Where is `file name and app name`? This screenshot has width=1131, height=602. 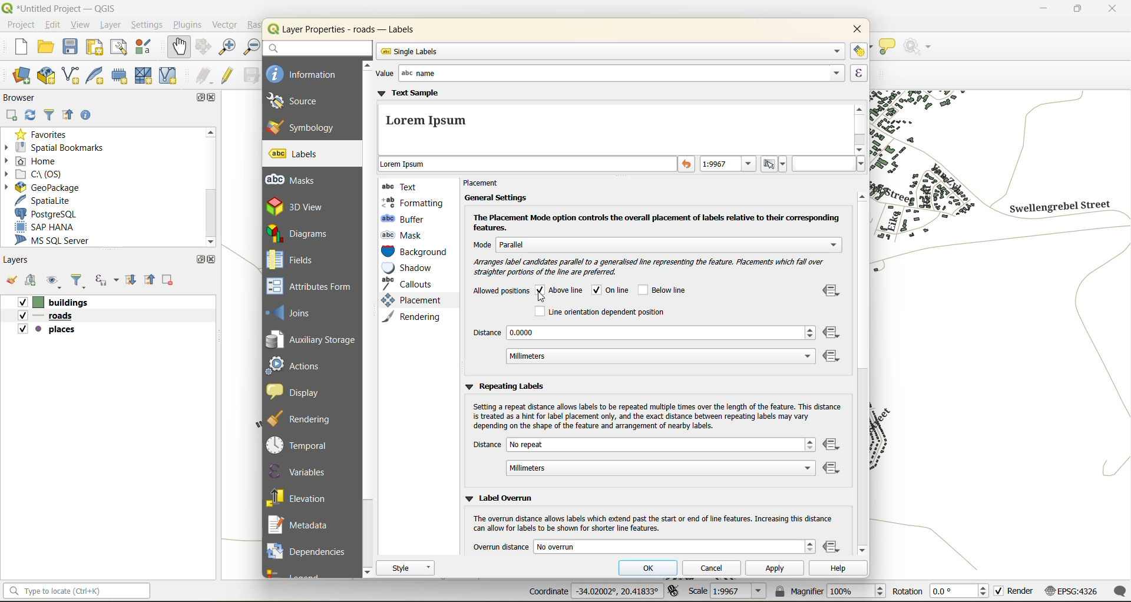
file name and app name is located at coordinates (60, 8).